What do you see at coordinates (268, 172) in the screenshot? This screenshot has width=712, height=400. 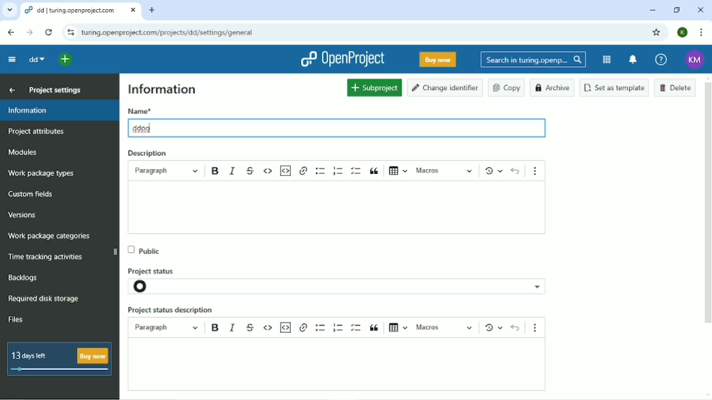 I see `Code` at bounding box center [268, 172].